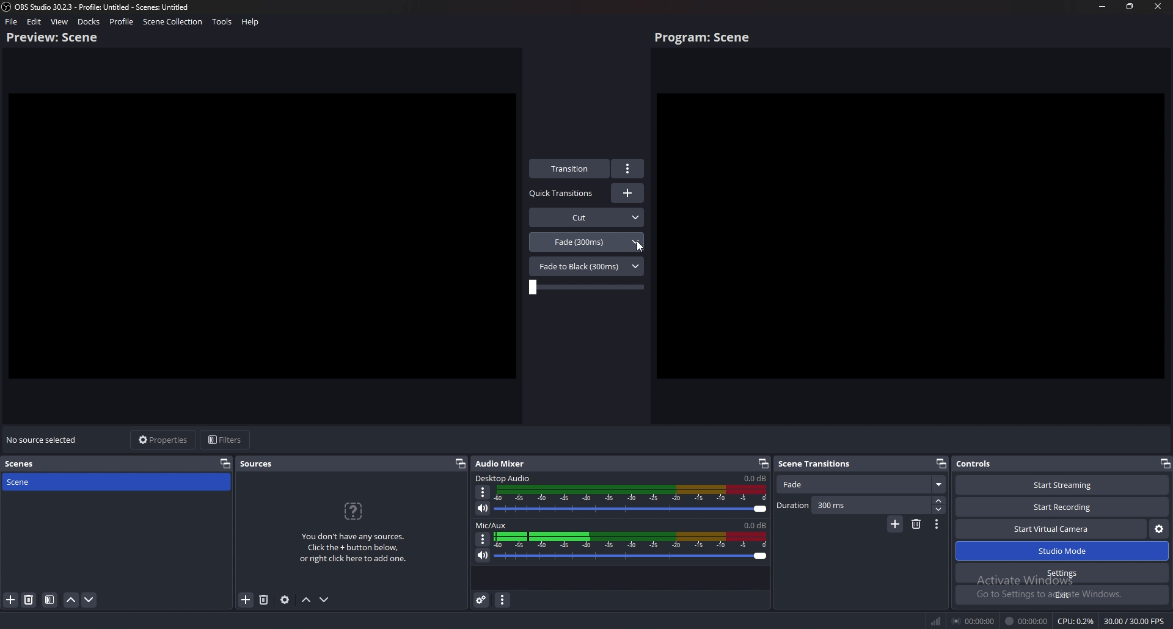  What do you see at coordinates (1062, 551) in the screenshot?
I see `Studio mode` at bounding box center [1062, 551].